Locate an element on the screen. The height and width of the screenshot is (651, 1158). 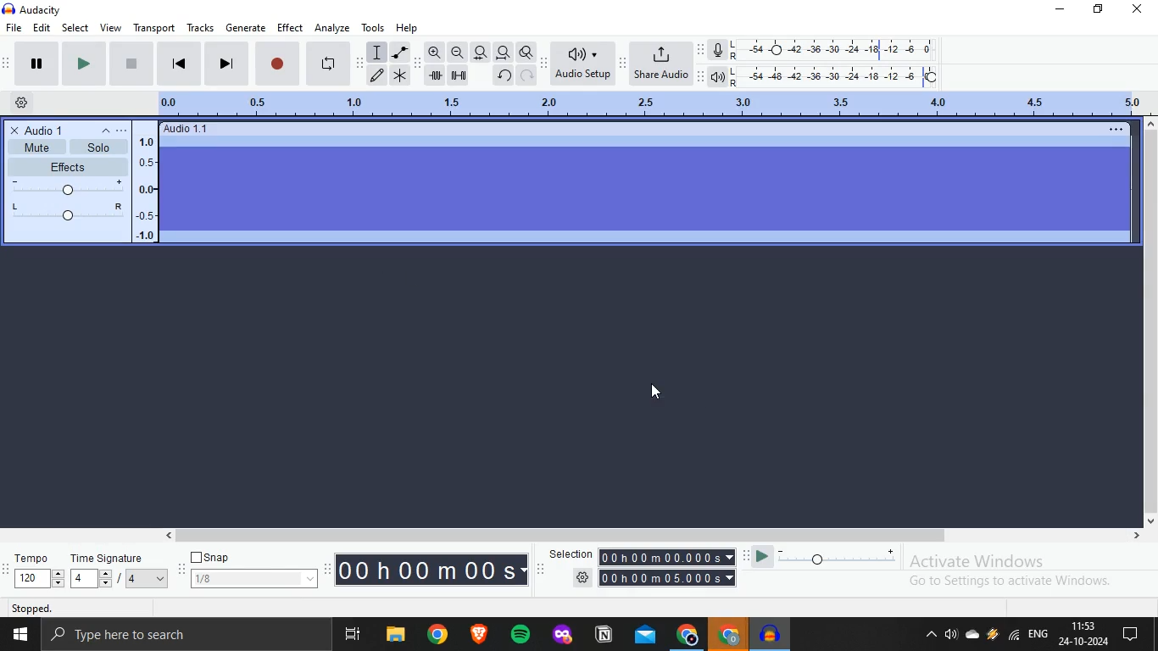
Caret is located at coordinates (102, 131).